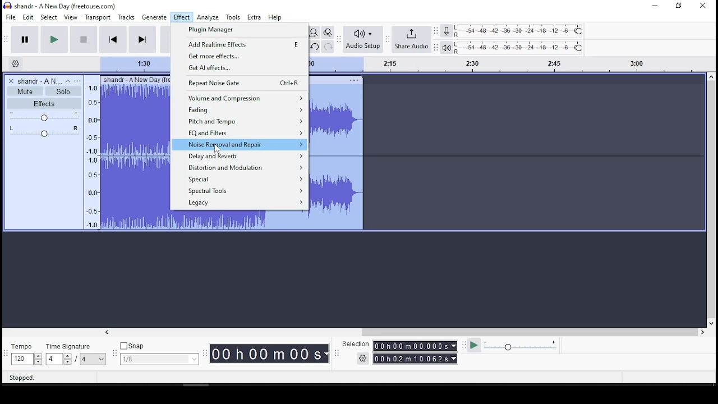 The width and height of the screenshot is (718, 404). Describe the element at coordinates (238, 156) in the screenshot. I see `delay and reverb` at that location.